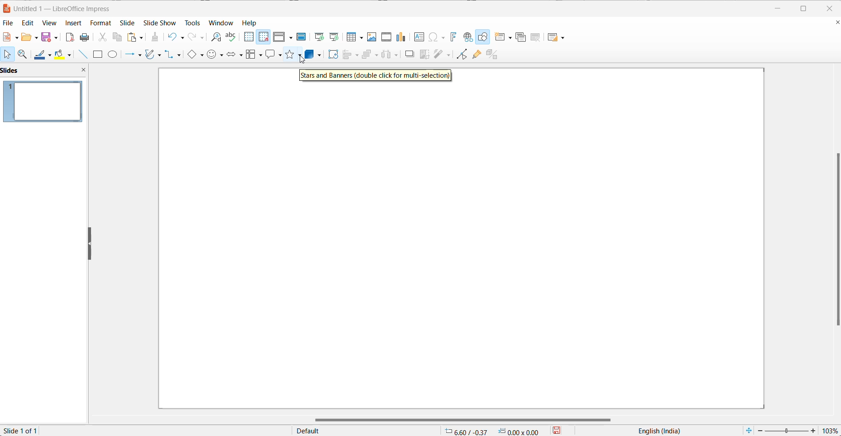  Describe the element at coordinates (248, 37) in the screenshot. I see `display grid` at that location.